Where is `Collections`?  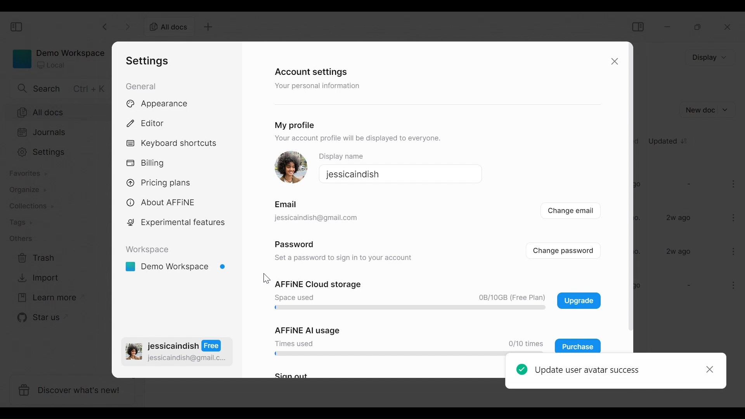 Collections is located at coordinates (30, 206).